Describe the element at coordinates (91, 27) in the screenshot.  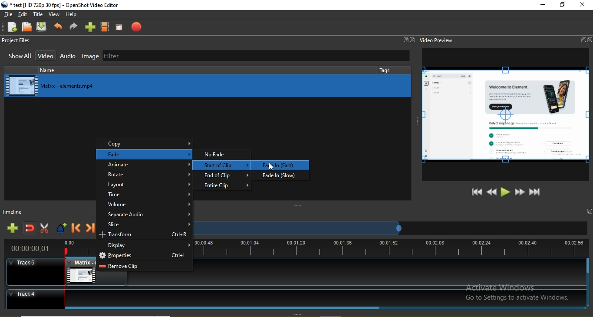
I see `import files` at that location.